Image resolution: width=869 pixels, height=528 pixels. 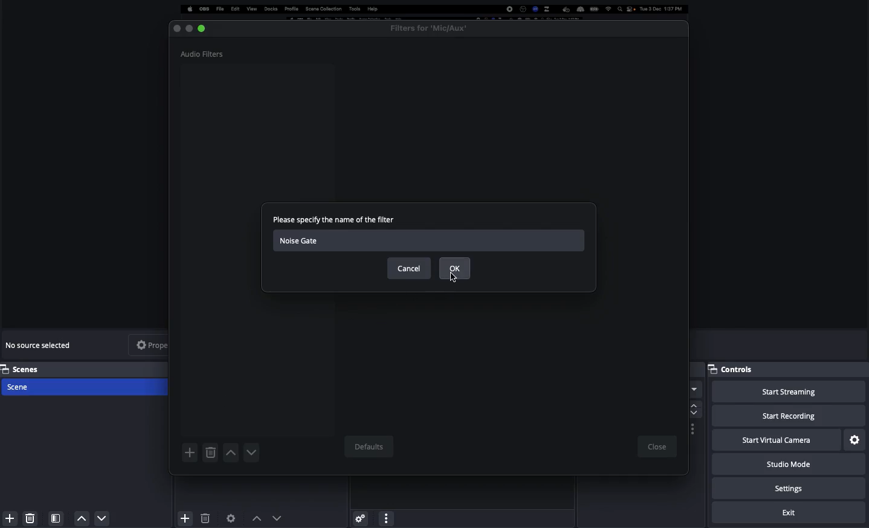 I want to click on Studio mode, so click(x=787, y=466).